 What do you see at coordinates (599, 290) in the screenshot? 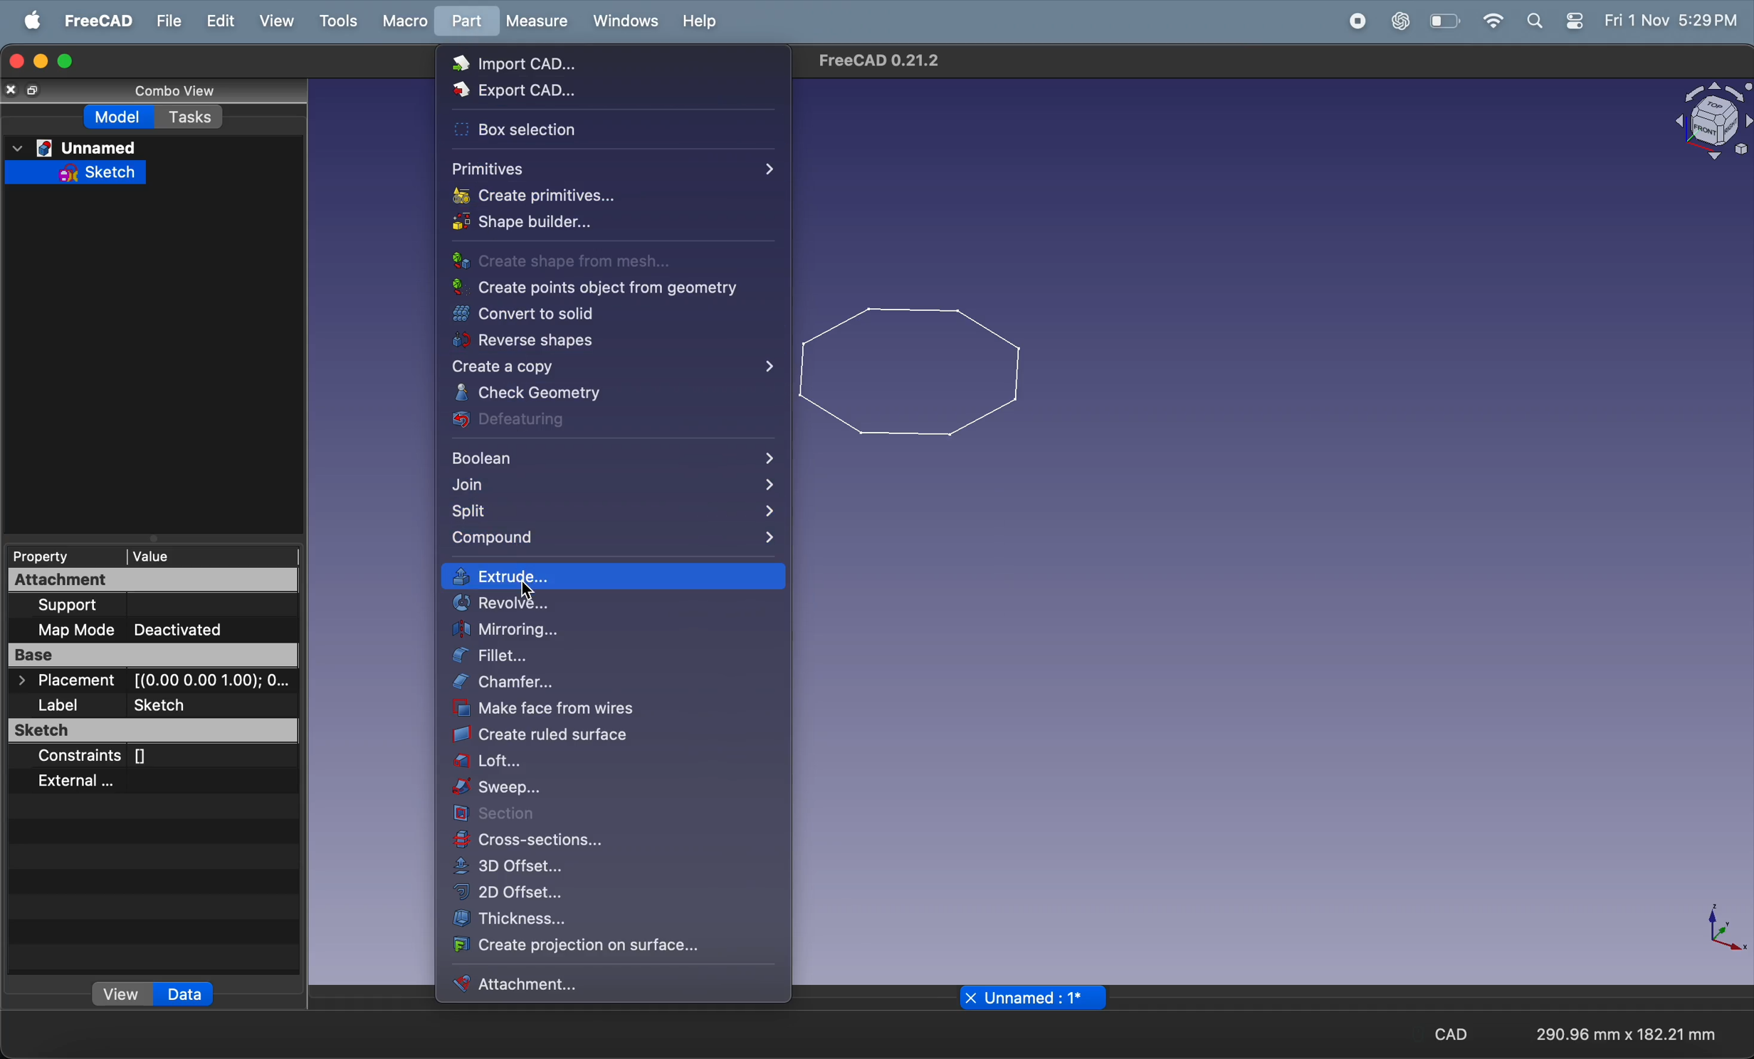
I see `create point object geomerty` at bounding box center [599, 290].